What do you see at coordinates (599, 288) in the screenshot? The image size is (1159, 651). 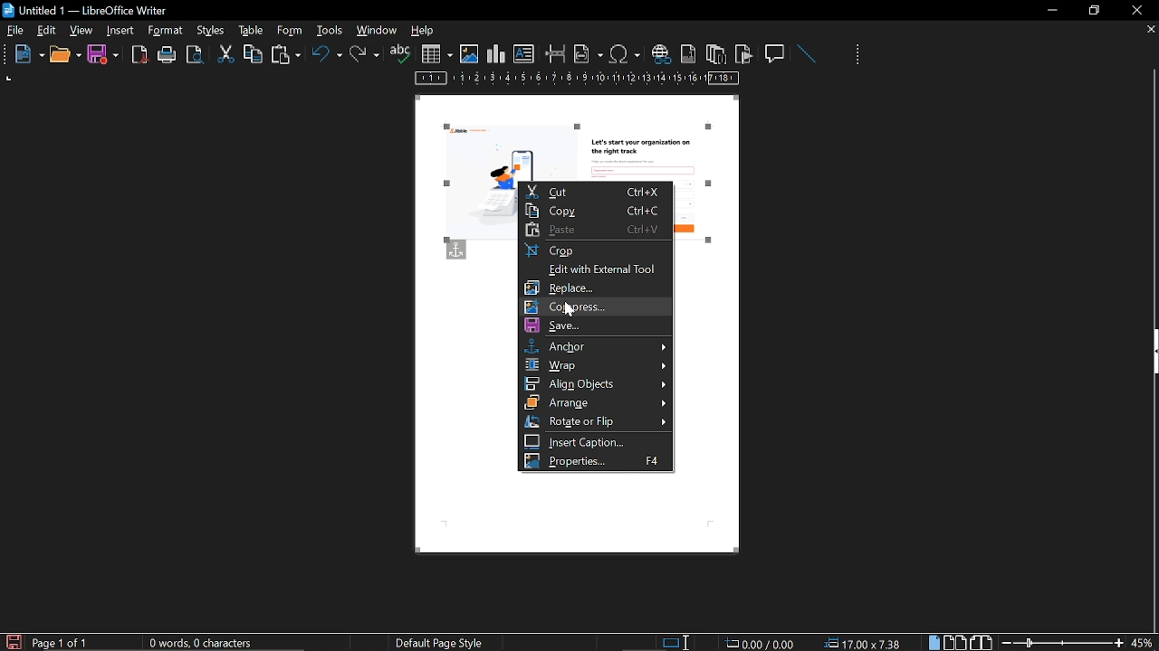 I see `replace` at bounding box center [599, 288].